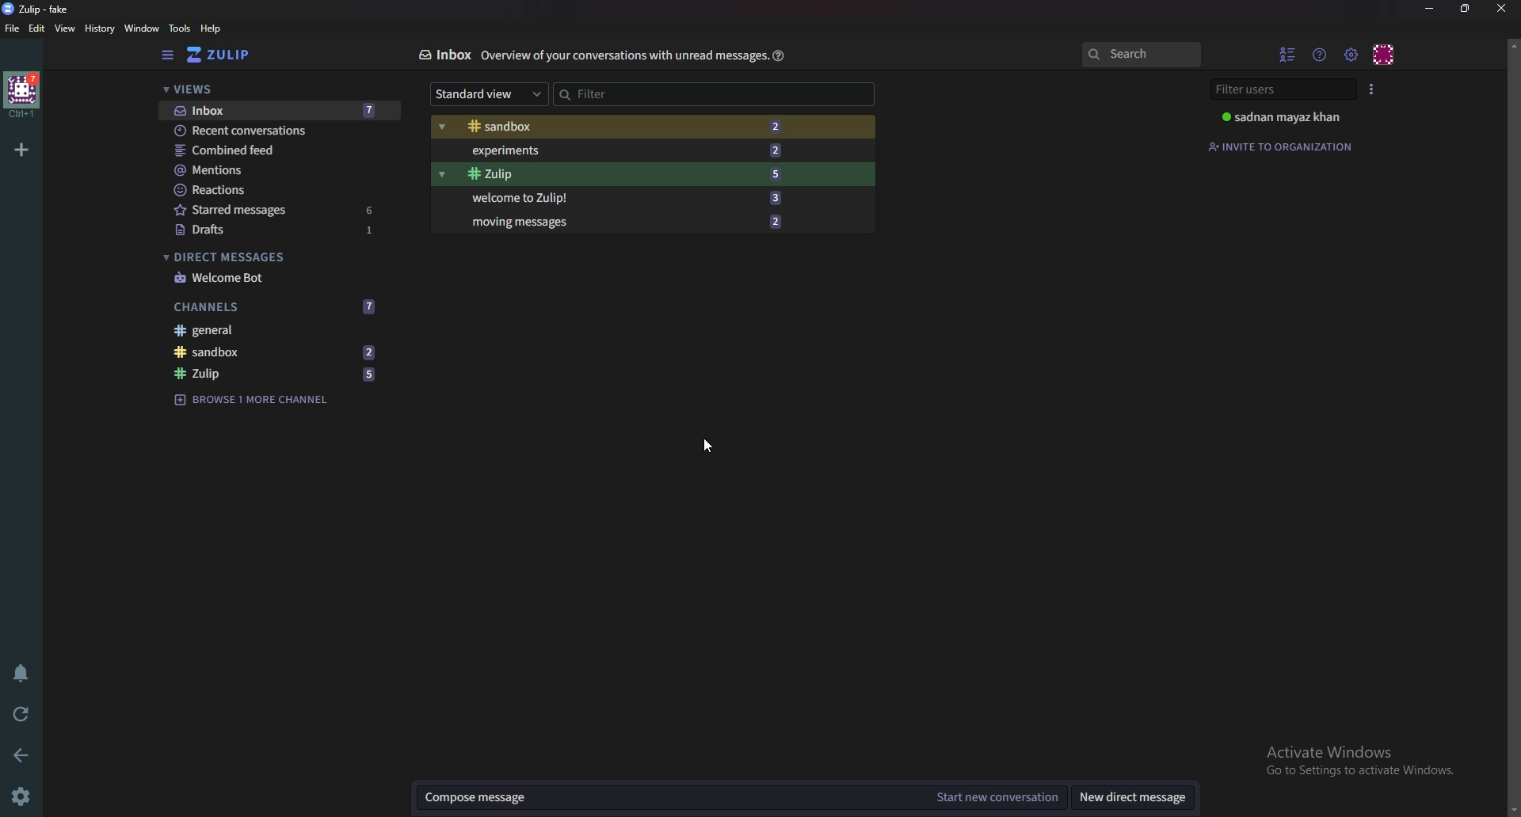  Describe the element at coordinates (1359, 754) in the screenshot. I see `Activate Windows
Go to Settings to activate Windows.` at that location.